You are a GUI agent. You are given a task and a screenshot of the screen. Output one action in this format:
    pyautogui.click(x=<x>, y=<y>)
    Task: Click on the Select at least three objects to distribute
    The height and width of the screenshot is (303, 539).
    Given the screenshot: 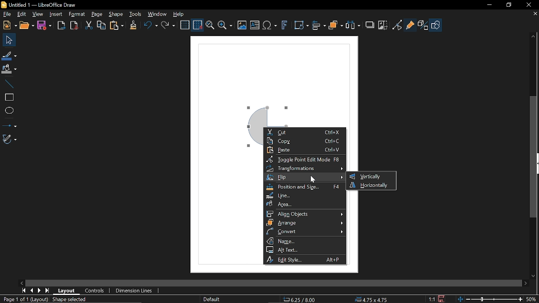 What is the action you would take?
    pyautogui.click(x=353, y=26)
    